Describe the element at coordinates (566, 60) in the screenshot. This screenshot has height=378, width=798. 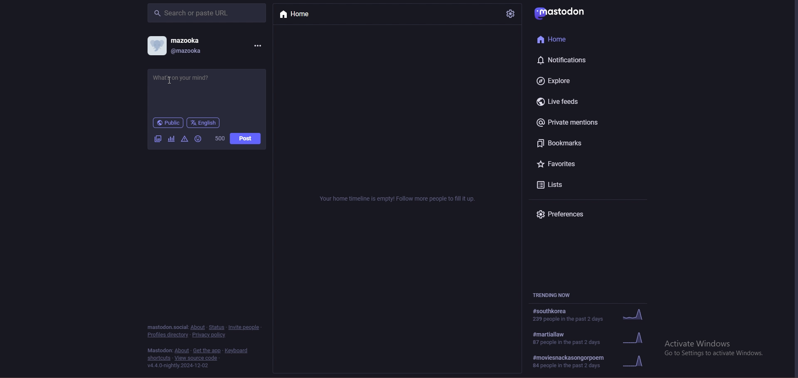
I see `notifications` at that location.